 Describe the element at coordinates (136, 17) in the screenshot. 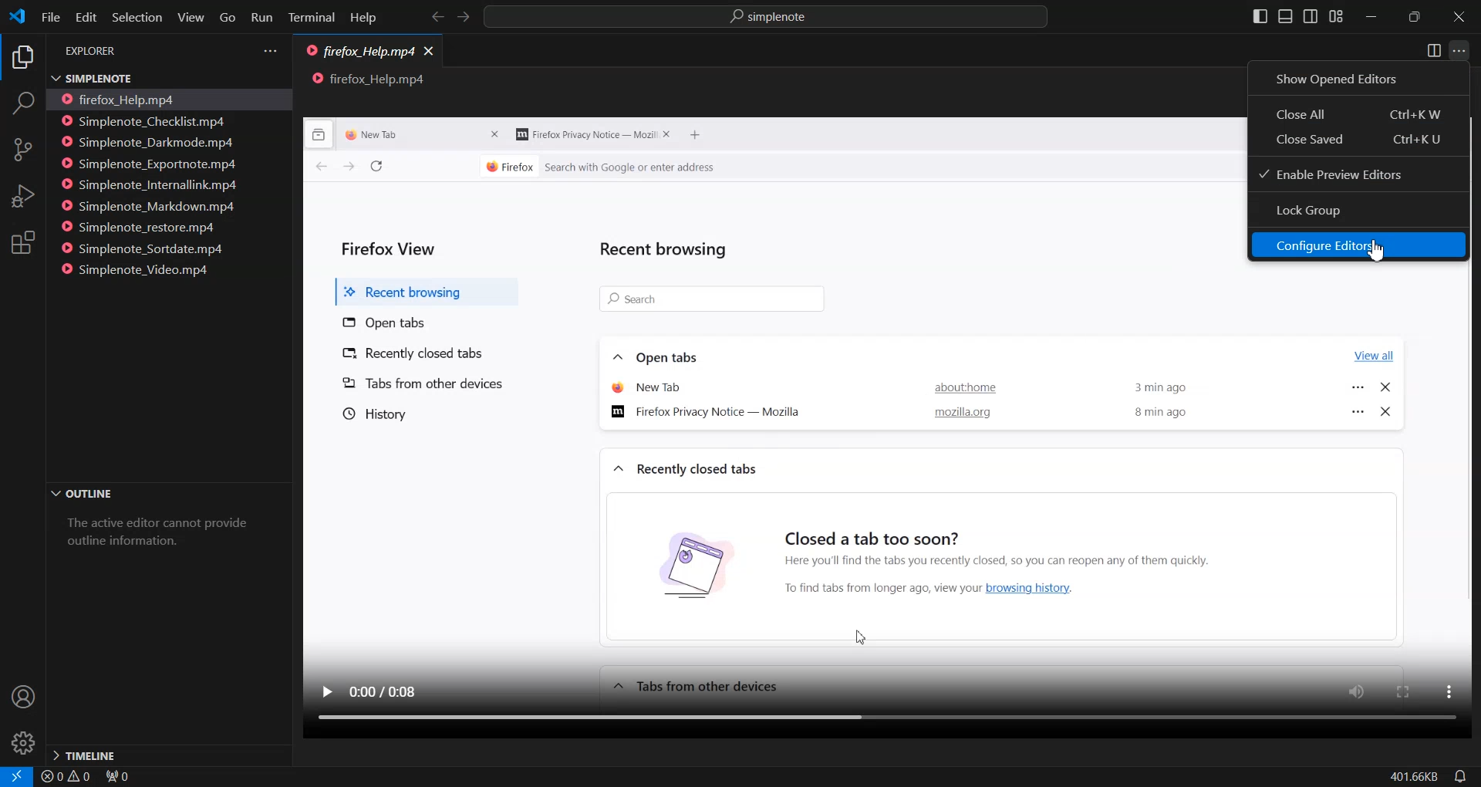

I see `Selection` at that location.